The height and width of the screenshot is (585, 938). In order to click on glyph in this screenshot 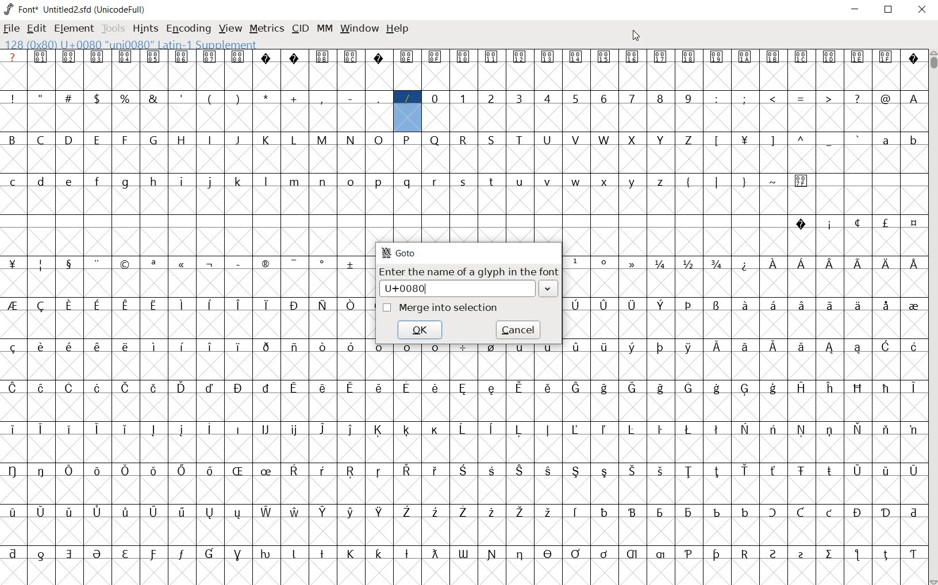, I will do `click(661, 305)`.